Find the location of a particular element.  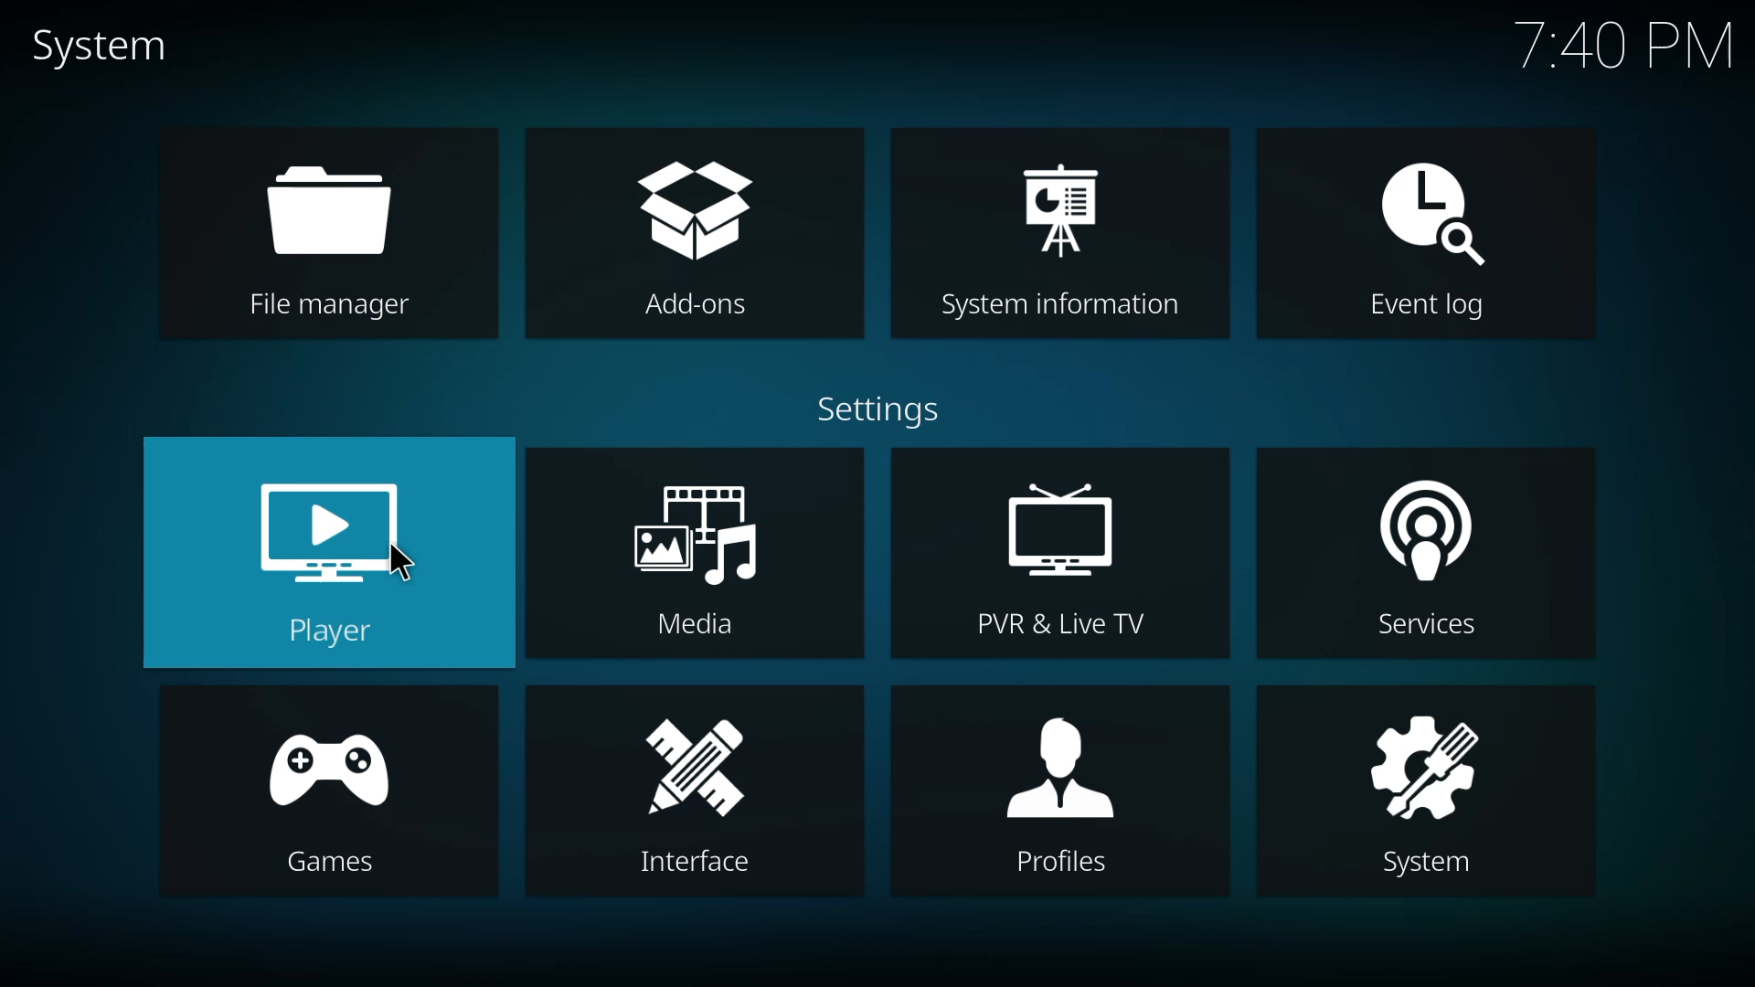

cursor is located at coordinates (403, 563).